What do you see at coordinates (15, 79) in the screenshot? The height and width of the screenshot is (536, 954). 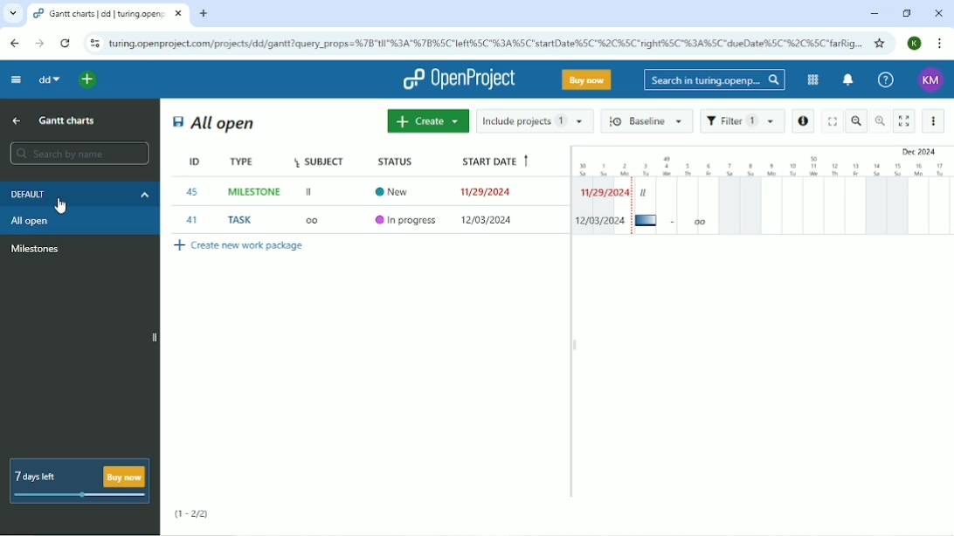 I see `Collapse project menu` at bounding box center [15, 79].